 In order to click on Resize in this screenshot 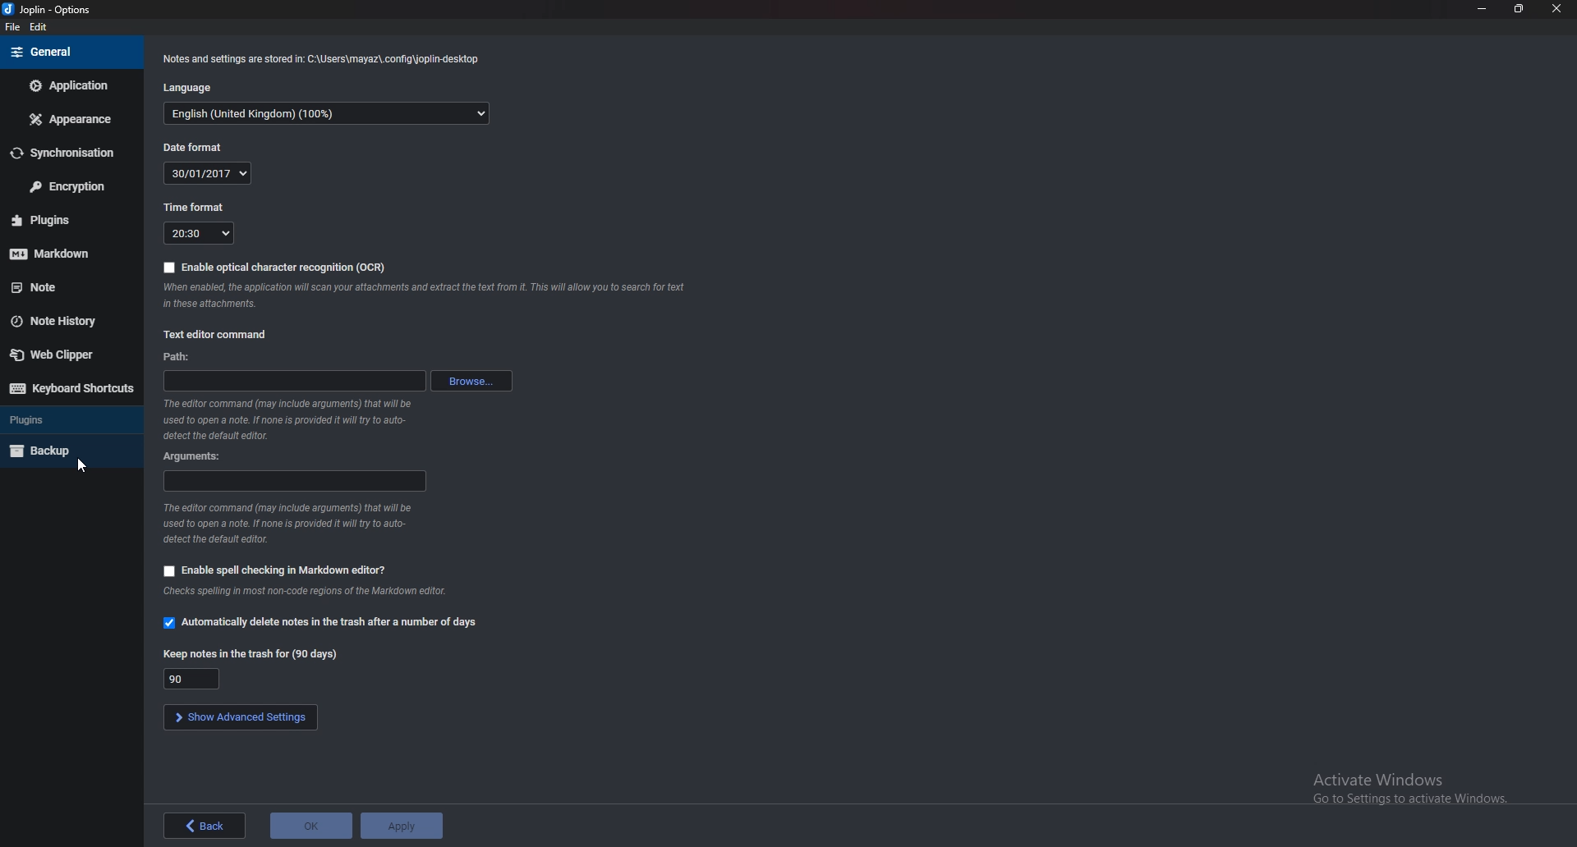, I will do `click(1520, 8)`.